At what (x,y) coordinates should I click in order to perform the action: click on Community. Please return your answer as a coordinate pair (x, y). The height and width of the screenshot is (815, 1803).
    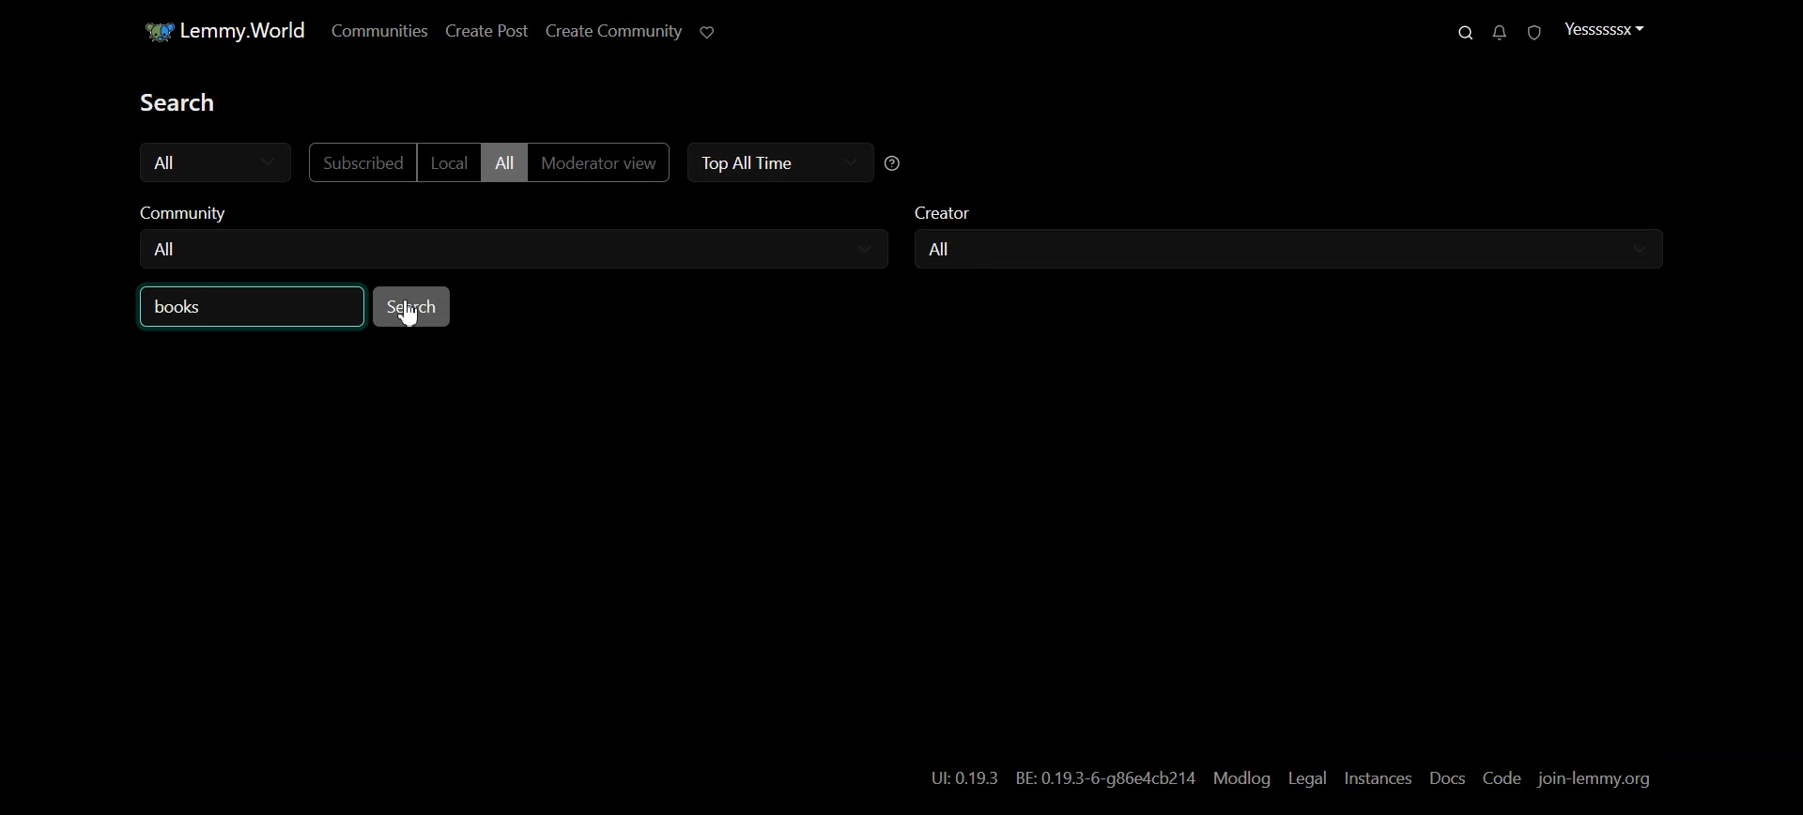
    Looking at the image, I should click on (510, 248).